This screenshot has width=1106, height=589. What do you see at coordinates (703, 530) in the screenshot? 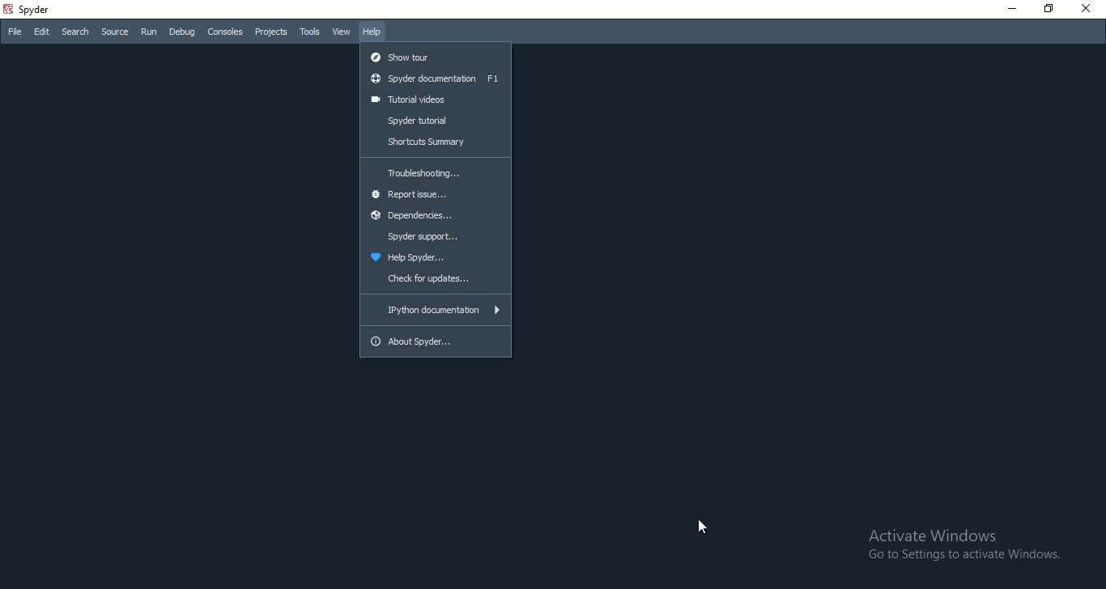
I see `cursor` at bounding box center [703, 530].